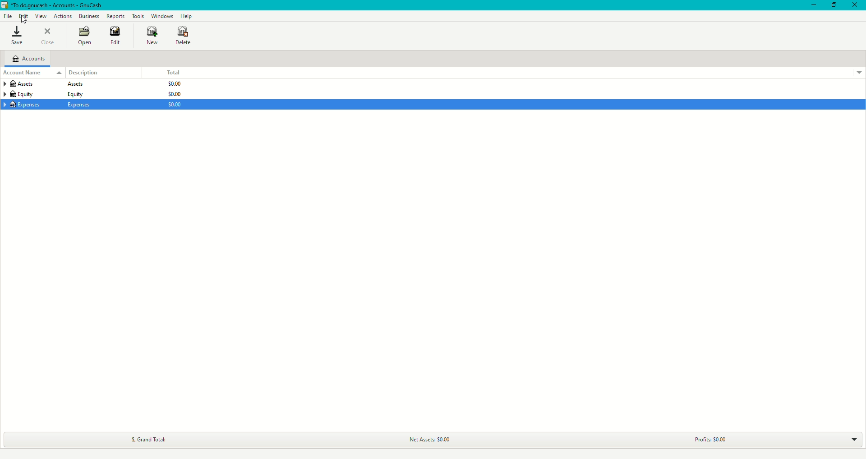  Describe the element at coordinates (814, 5) in the screenshot. I see `Minimize` at that location.